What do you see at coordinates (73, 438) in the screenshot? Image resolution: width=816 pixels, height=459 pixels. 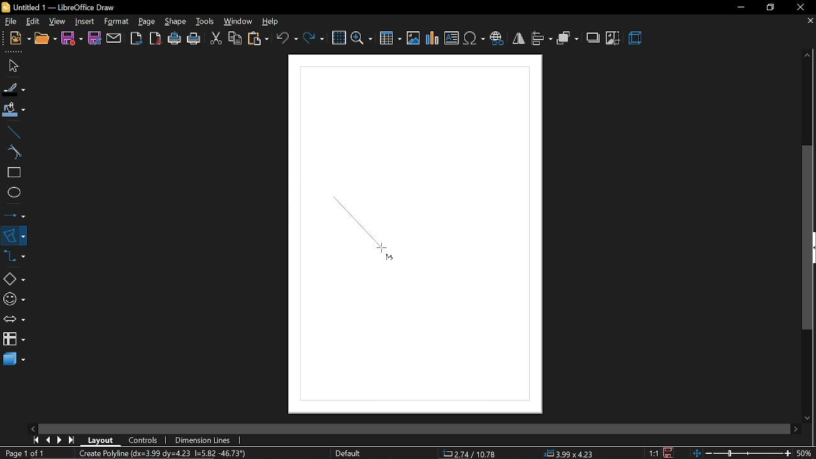 I see `go to last page` at bounding box center [73, 438].